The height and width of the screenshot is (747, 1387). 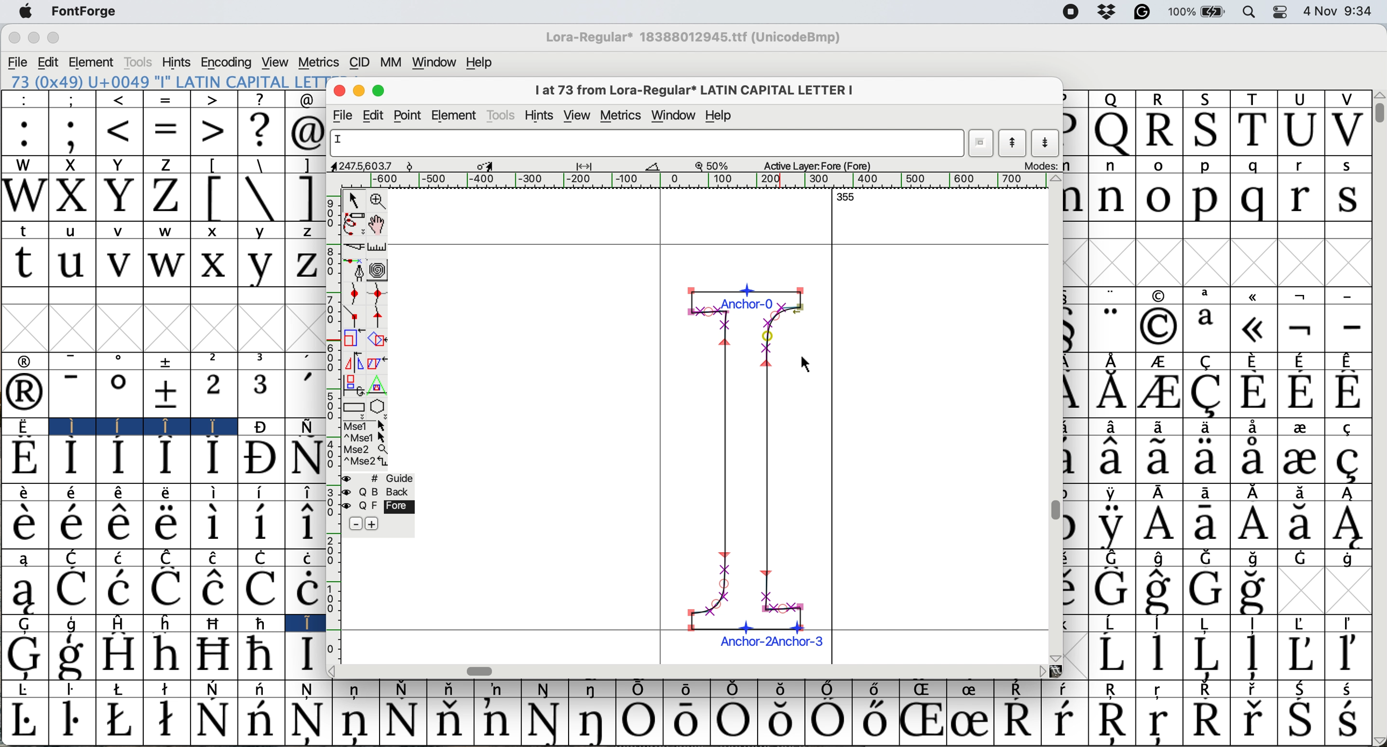 I want to click on p, so click(x=1206, y=166).